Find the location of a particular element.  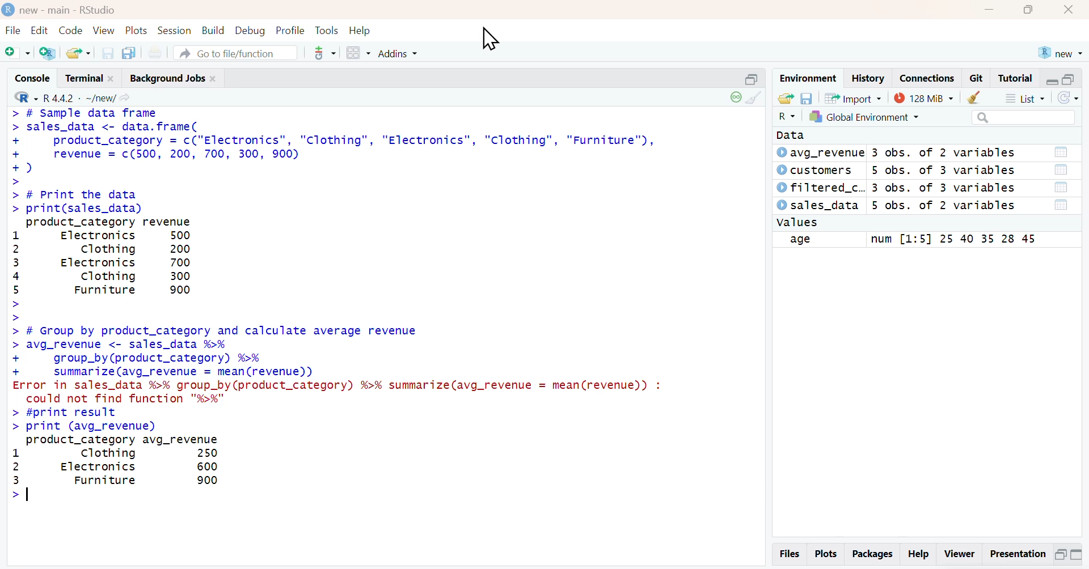

Console - # Sample data frame sales_data<- data.frame( product_category= c("Electronics", "thing", "Electronics", "Clothing", "Furniture"), revenue c(500, 200, 700, 300, 900) ) # Print the data print(sales_data) product_category revenue Electronics 500 Clothing 200 Electronics 700 Clothing 300 Furniture 900 # Group by product_category and calculate average revenue avg_revenue< sales_data %>% group_by(product_category) %>% summarize (avg_revenue = mean (revenue)) error in sales_data %>% group_by (product_category) %>% summarize (avg_revenue = mean (revenue)) : could not find function "%>%"  #print result print (avg_revenue) product_category avg_revenue1 Clothing 250 2 Electronics 600 3 Furniture 900 is located at coordinates (386, 307).